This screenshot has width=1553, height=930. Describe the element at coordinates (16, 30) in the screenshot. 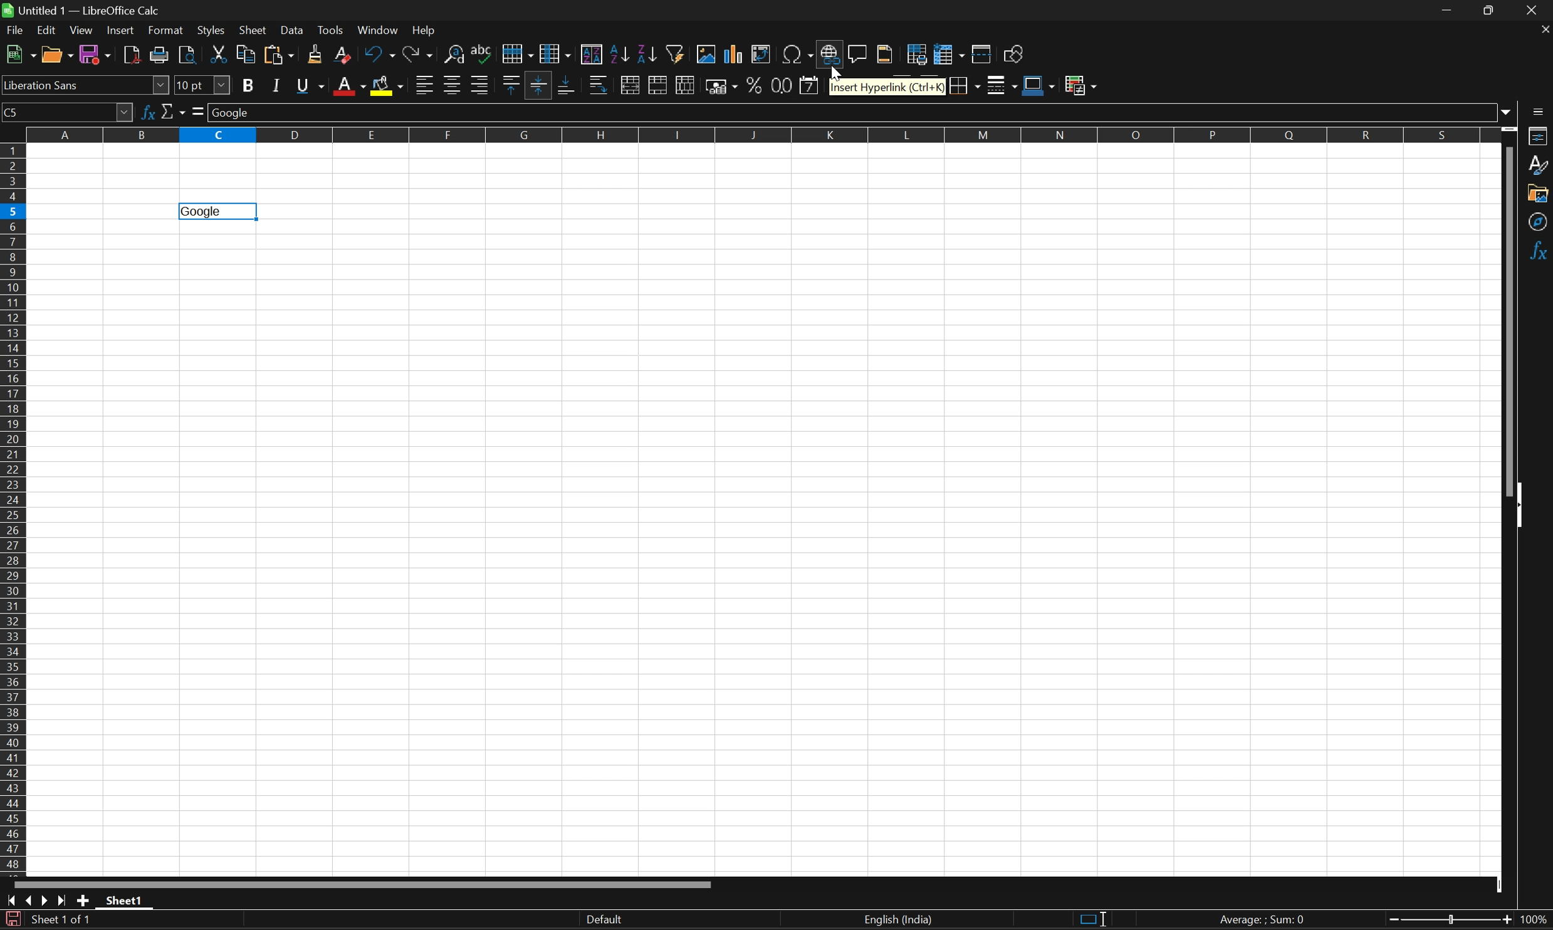

I see `File` at that location.